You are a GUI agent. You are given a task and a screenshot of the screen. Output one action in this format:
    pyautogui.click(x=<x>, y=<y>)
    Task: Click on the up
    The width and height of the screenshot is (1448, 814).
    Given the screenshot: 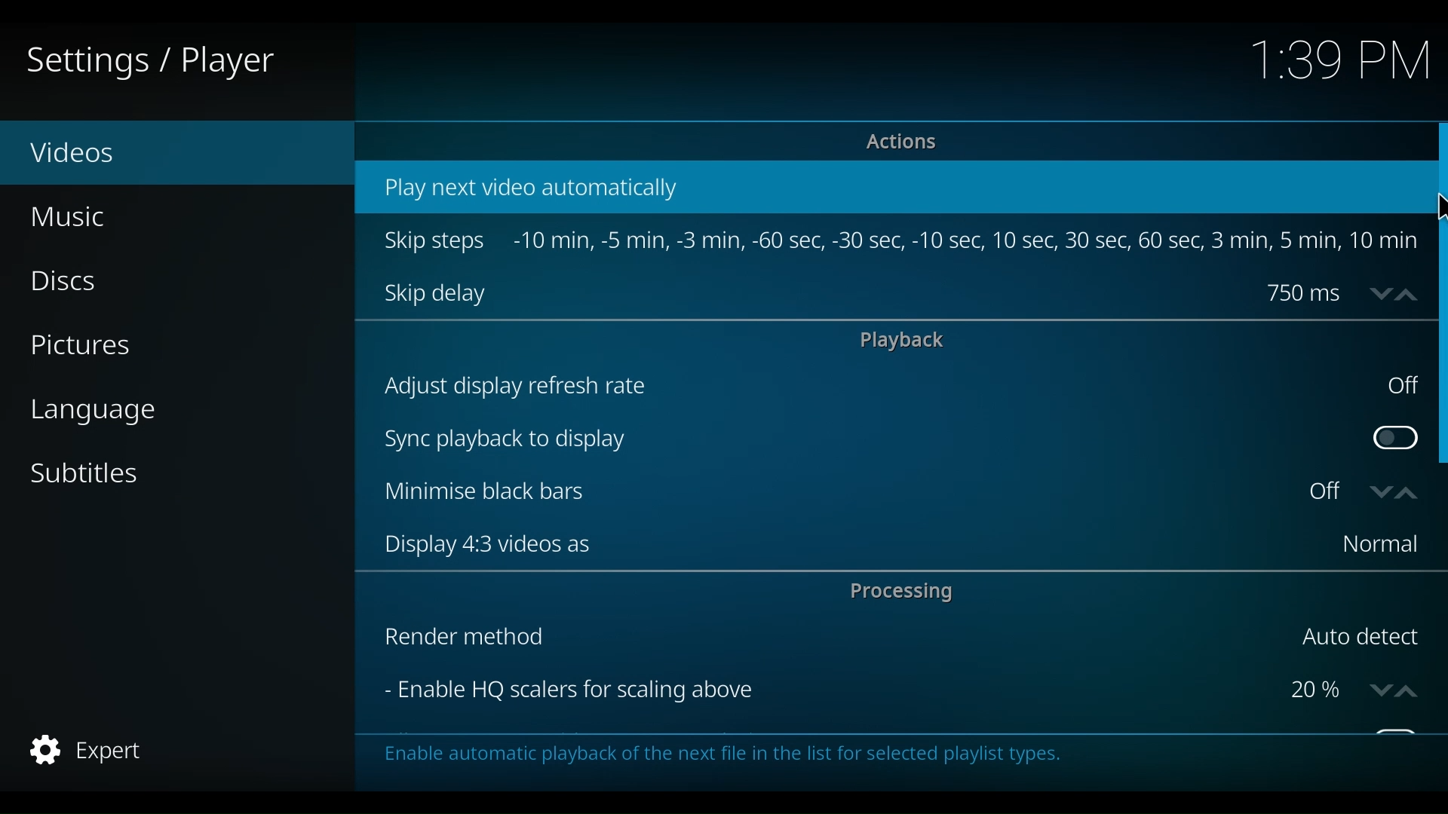 What is the action you would take?
    pyautogui.click(x=1413, y=293)
    